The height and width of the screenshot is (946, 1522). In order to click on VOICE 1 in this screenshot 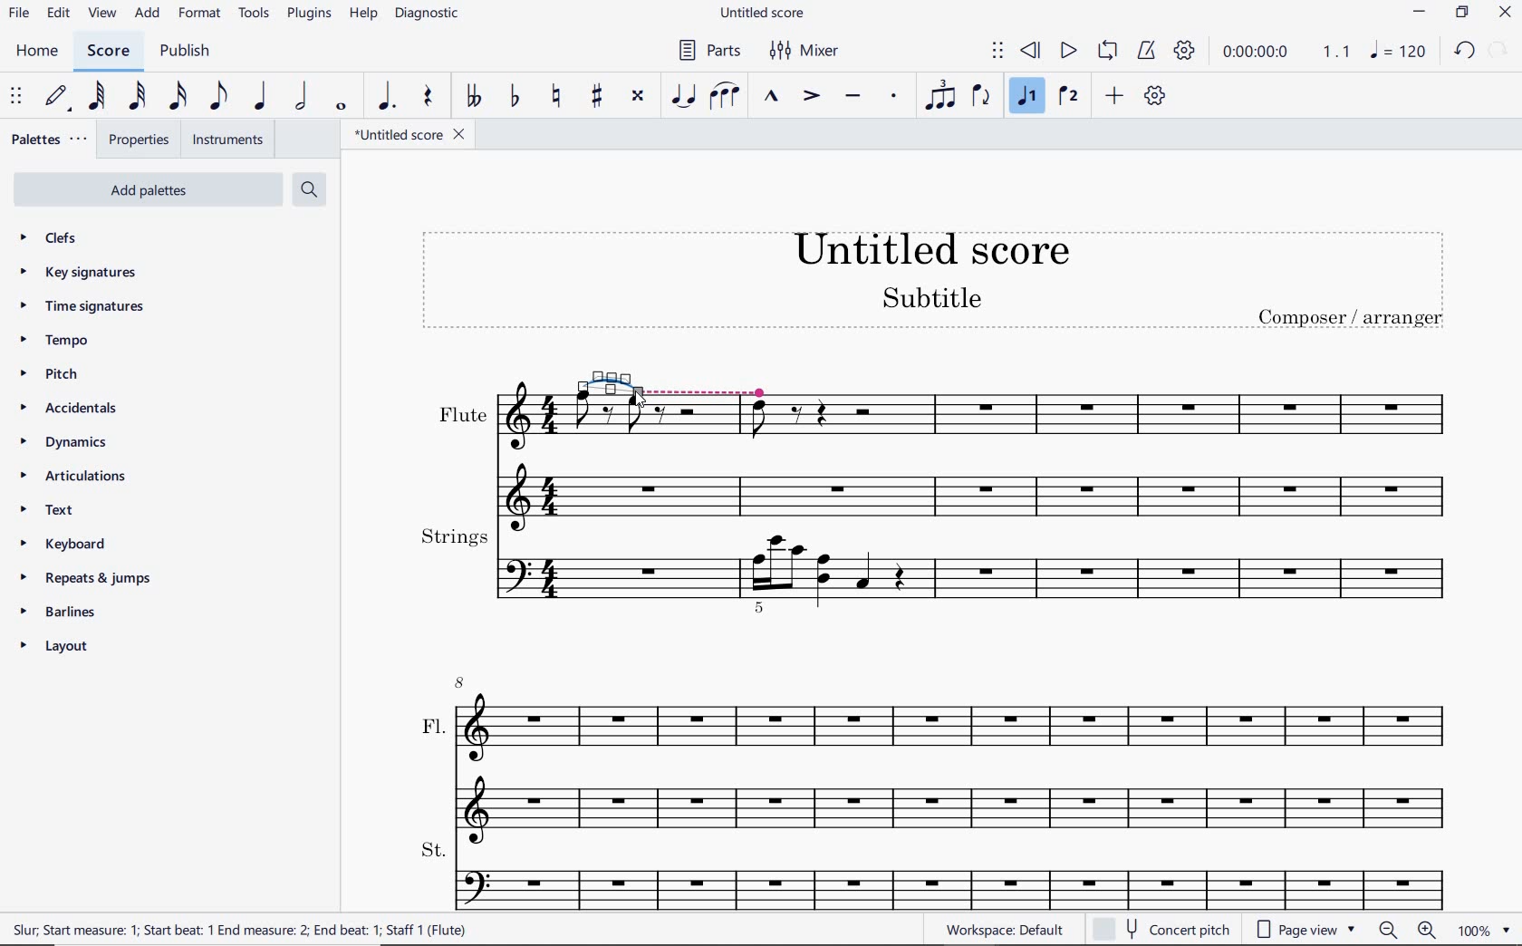, I will do `click(1028, 99)`.